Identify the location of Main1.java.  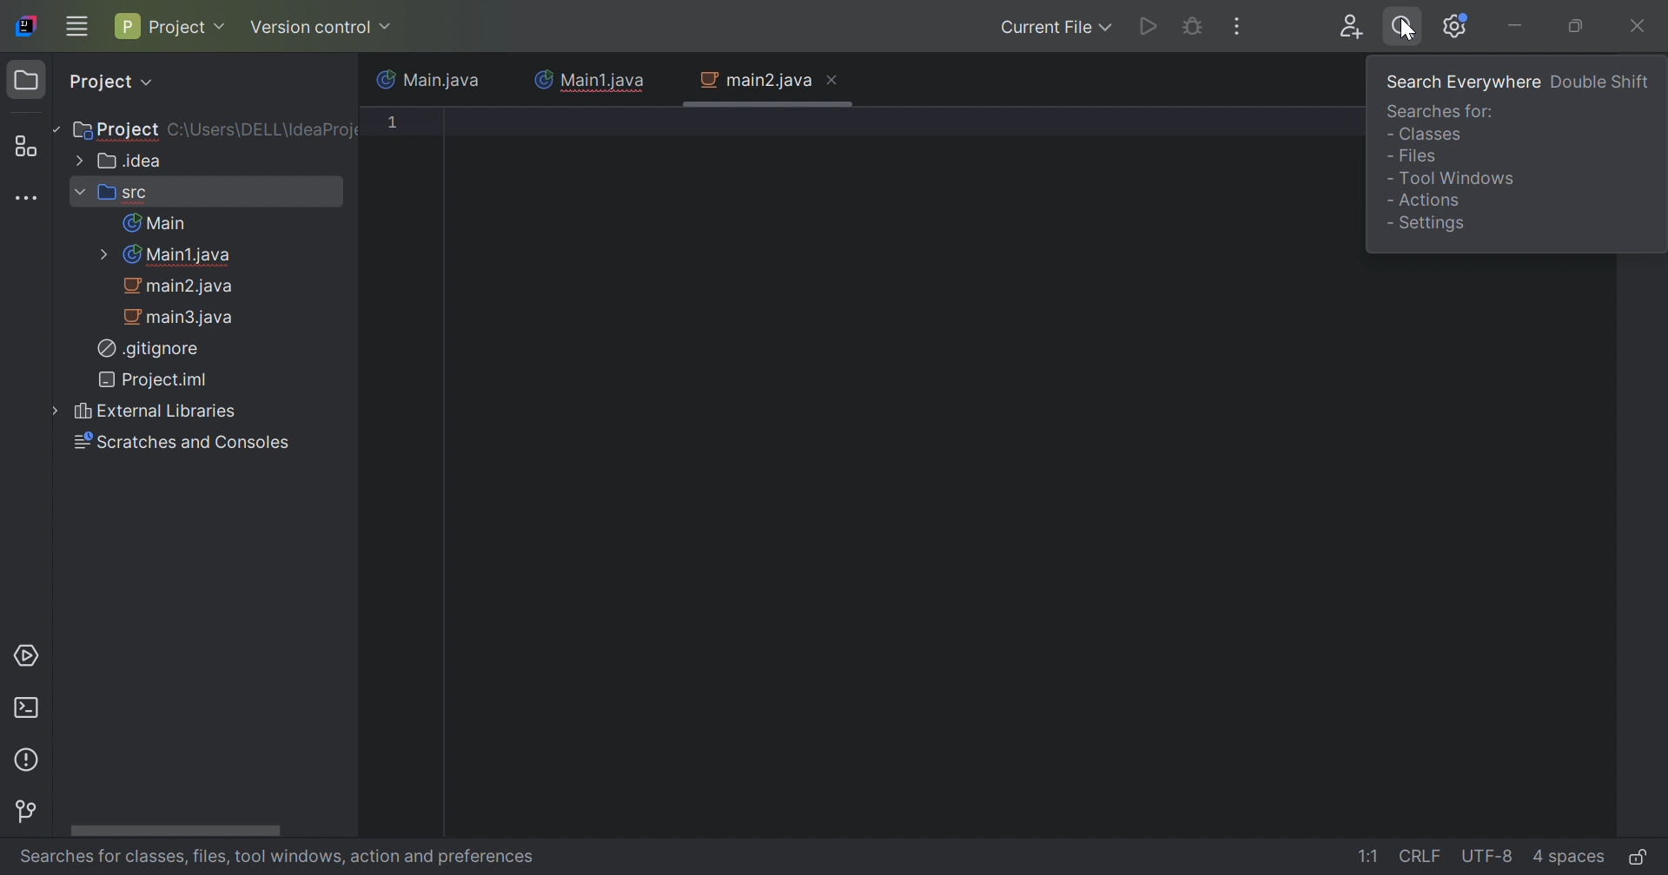
(164, 255).